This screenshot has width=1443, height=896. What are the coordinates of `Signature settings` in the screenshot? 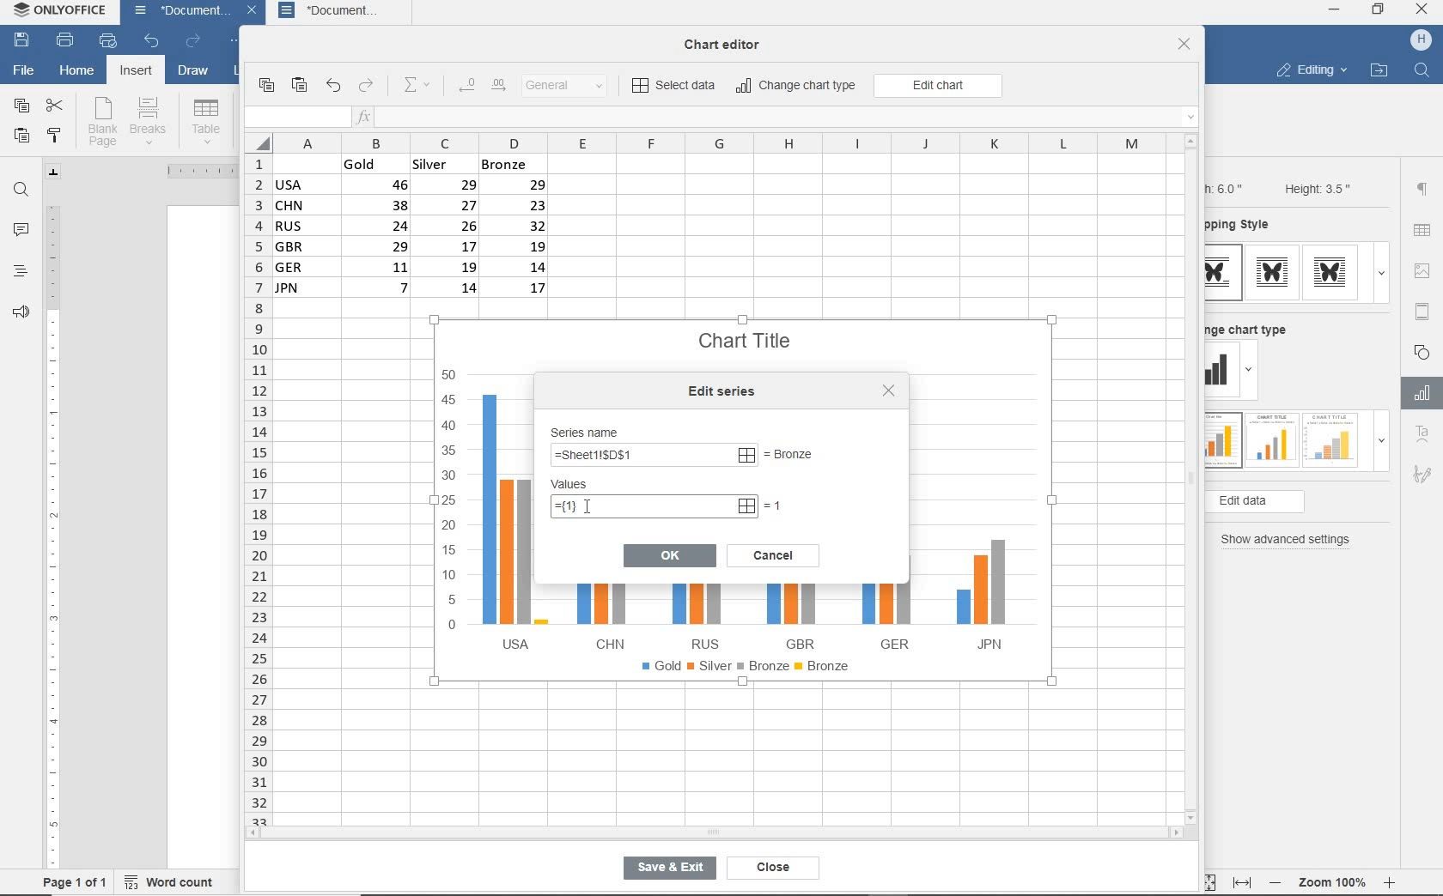 It's located at (1422, 478).